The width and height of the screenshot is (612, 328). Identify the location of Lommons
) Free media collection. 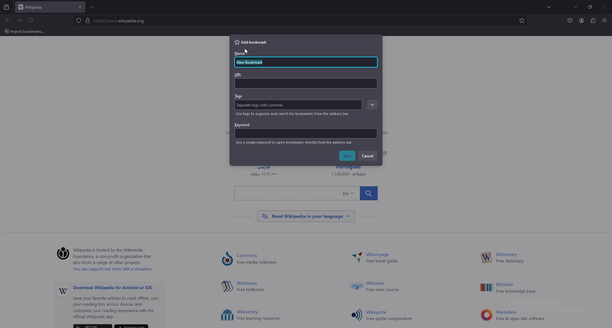
(265, 259).